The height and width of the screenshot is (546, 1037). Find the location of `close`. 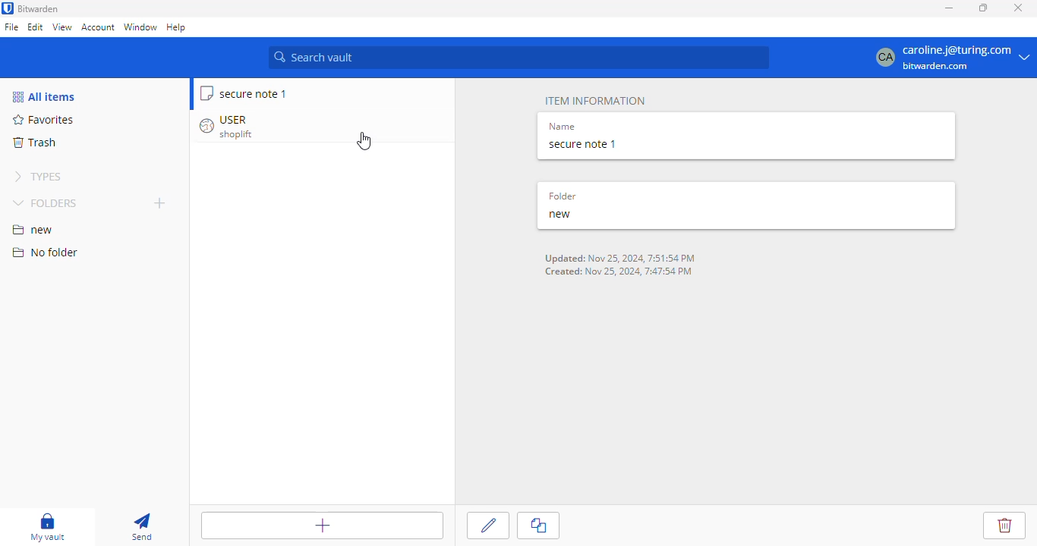

close is located at coordinates (1018, 8).